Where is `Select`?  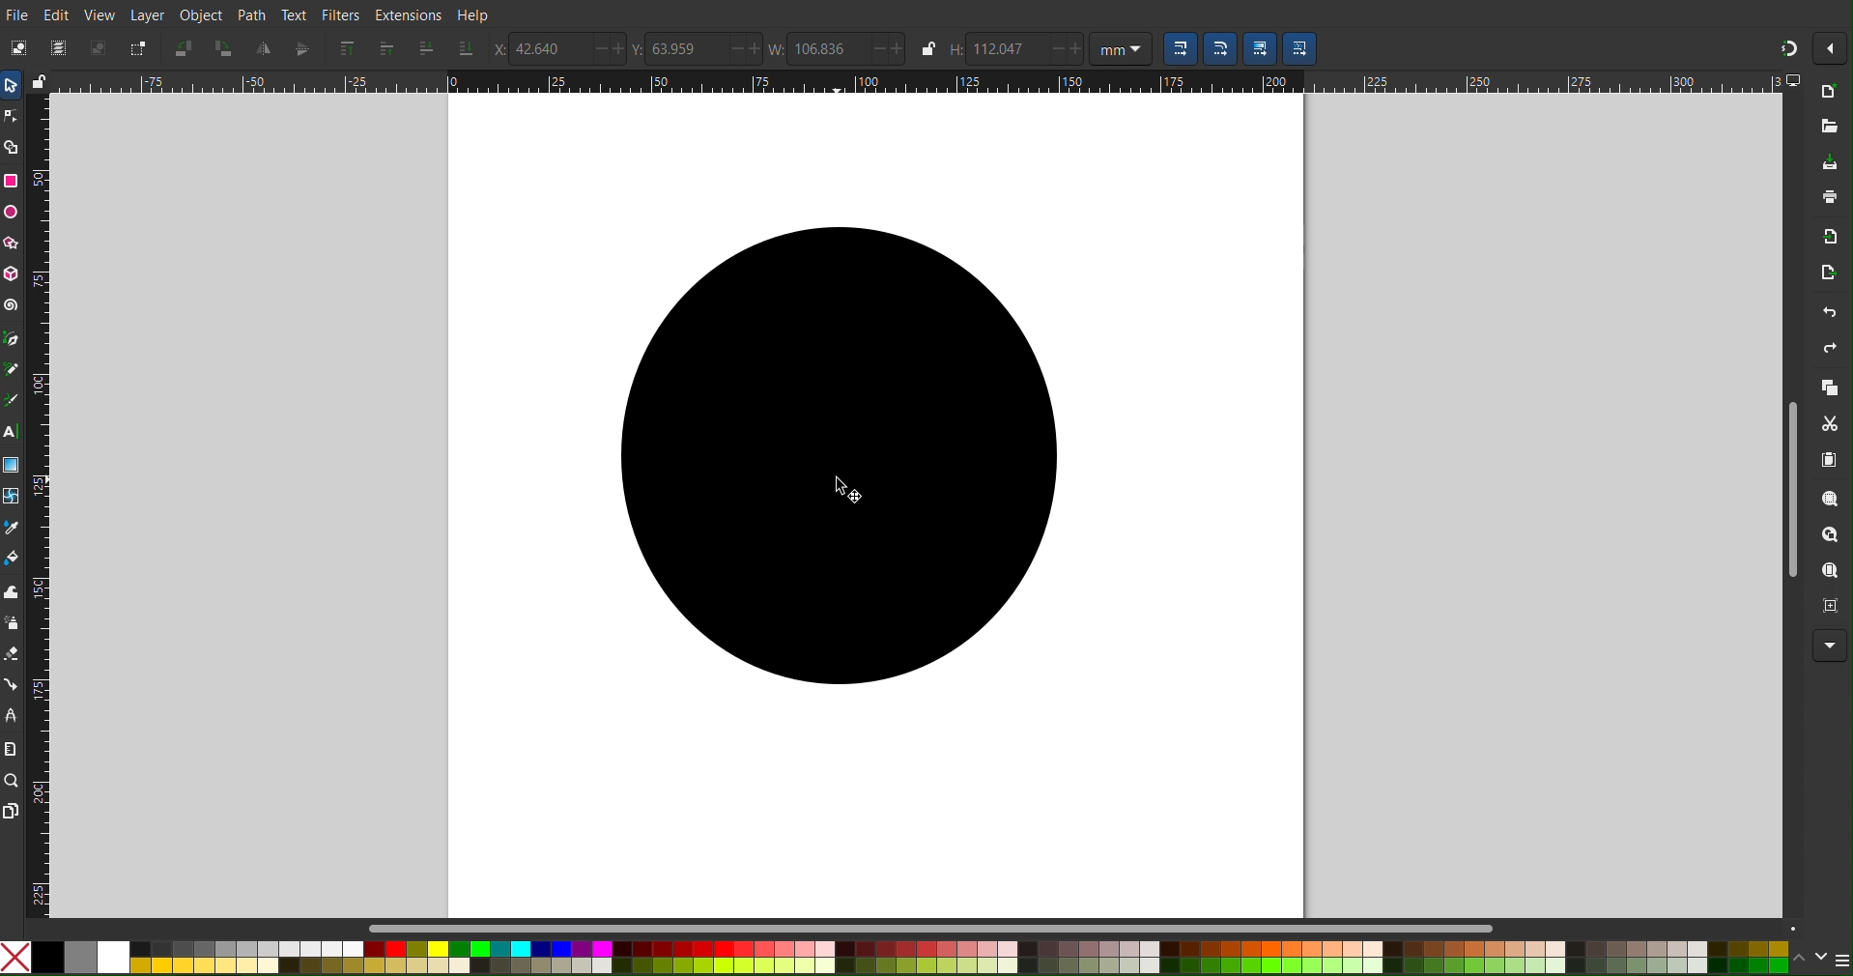 Select is located at coordinates (15, 47).